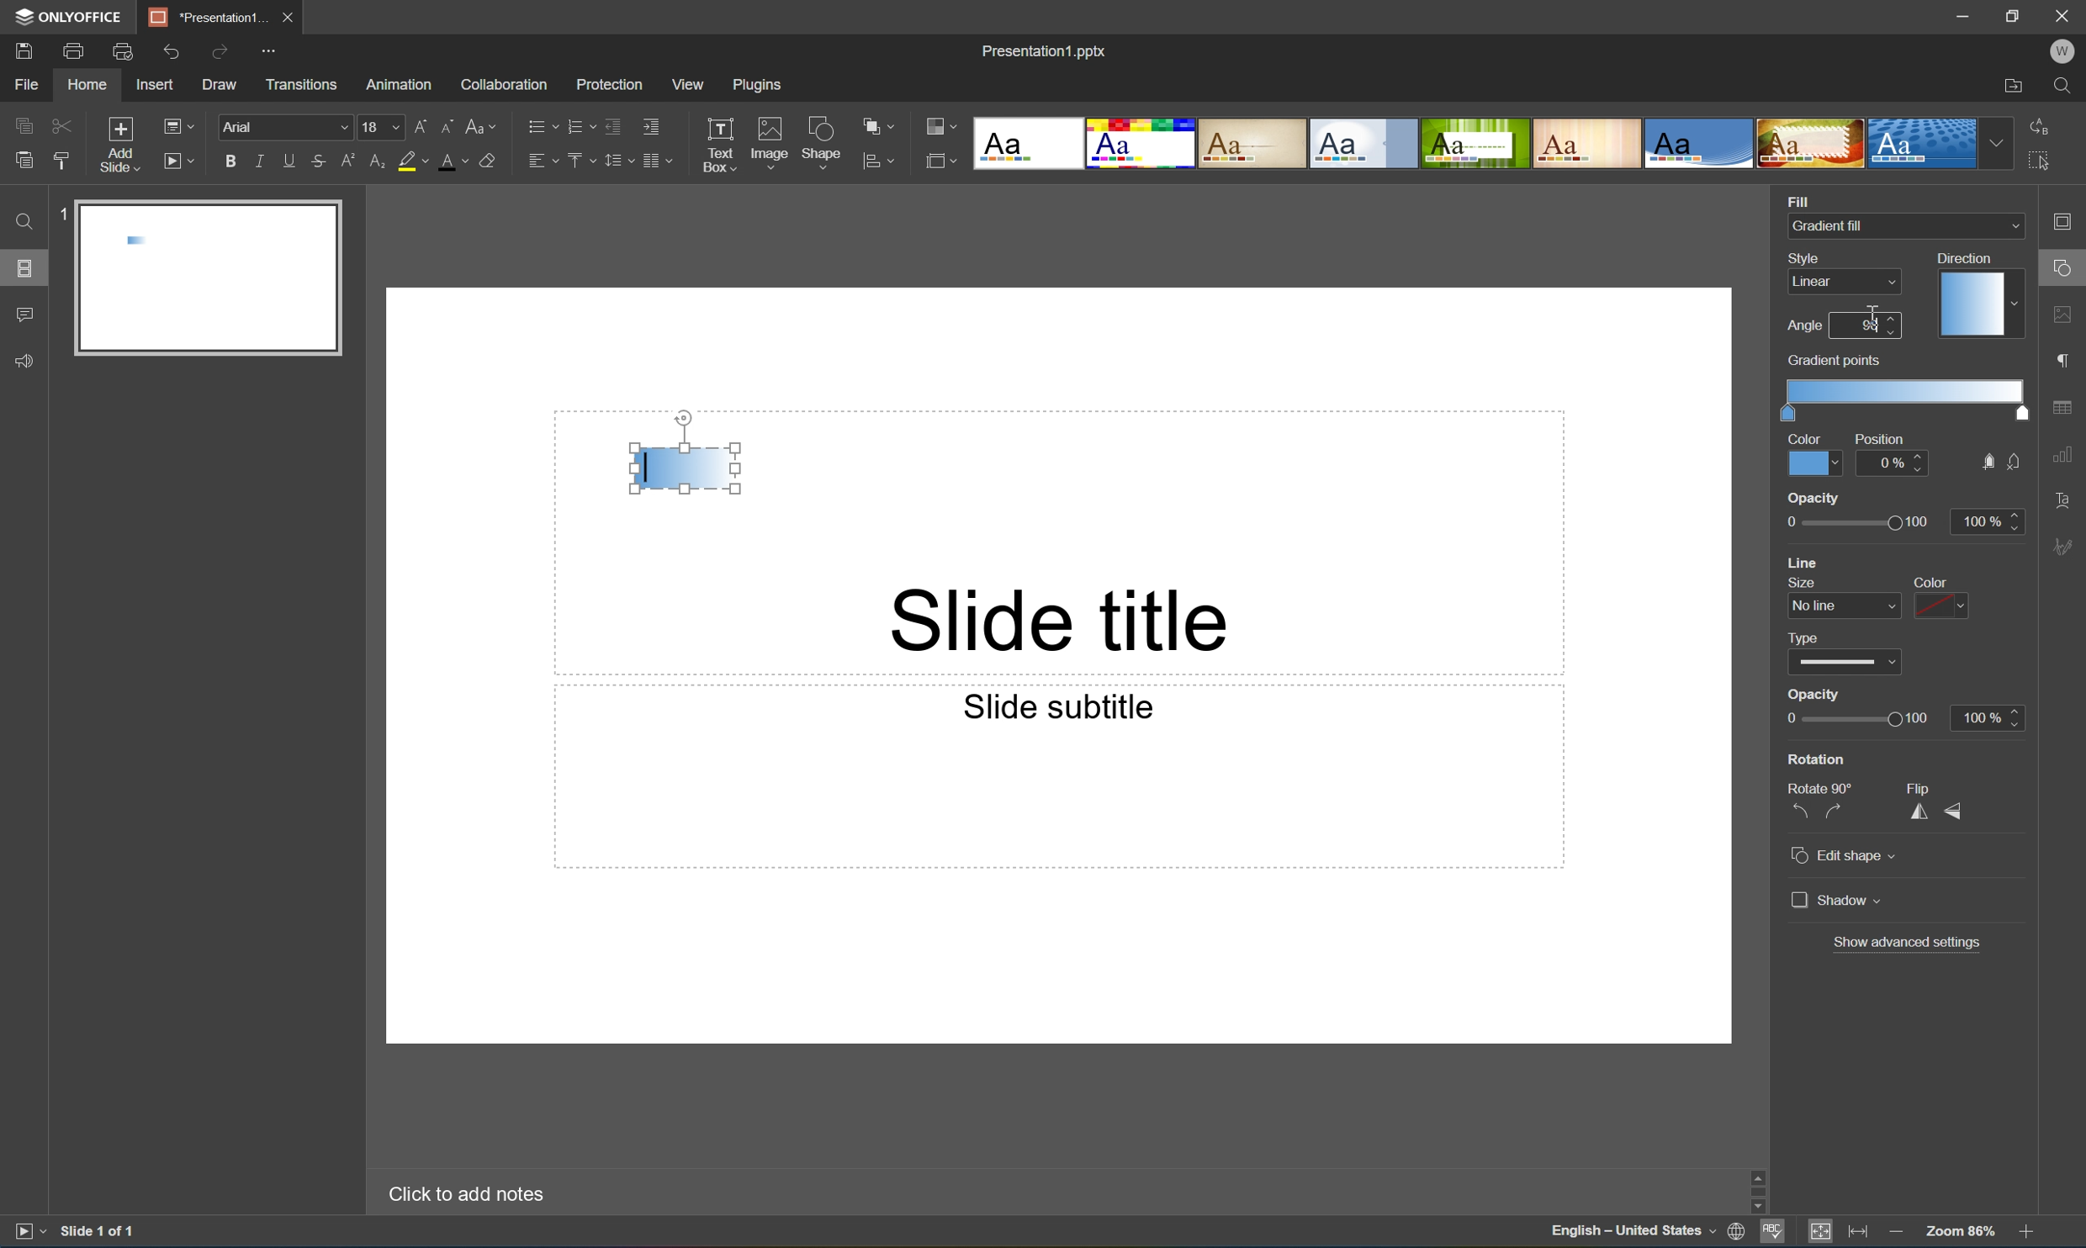 This screenshot has height=1248, width=2086. Describe the element at coordinates (28, 1229) in the screenshot. I see `Start slideshow` at that location.